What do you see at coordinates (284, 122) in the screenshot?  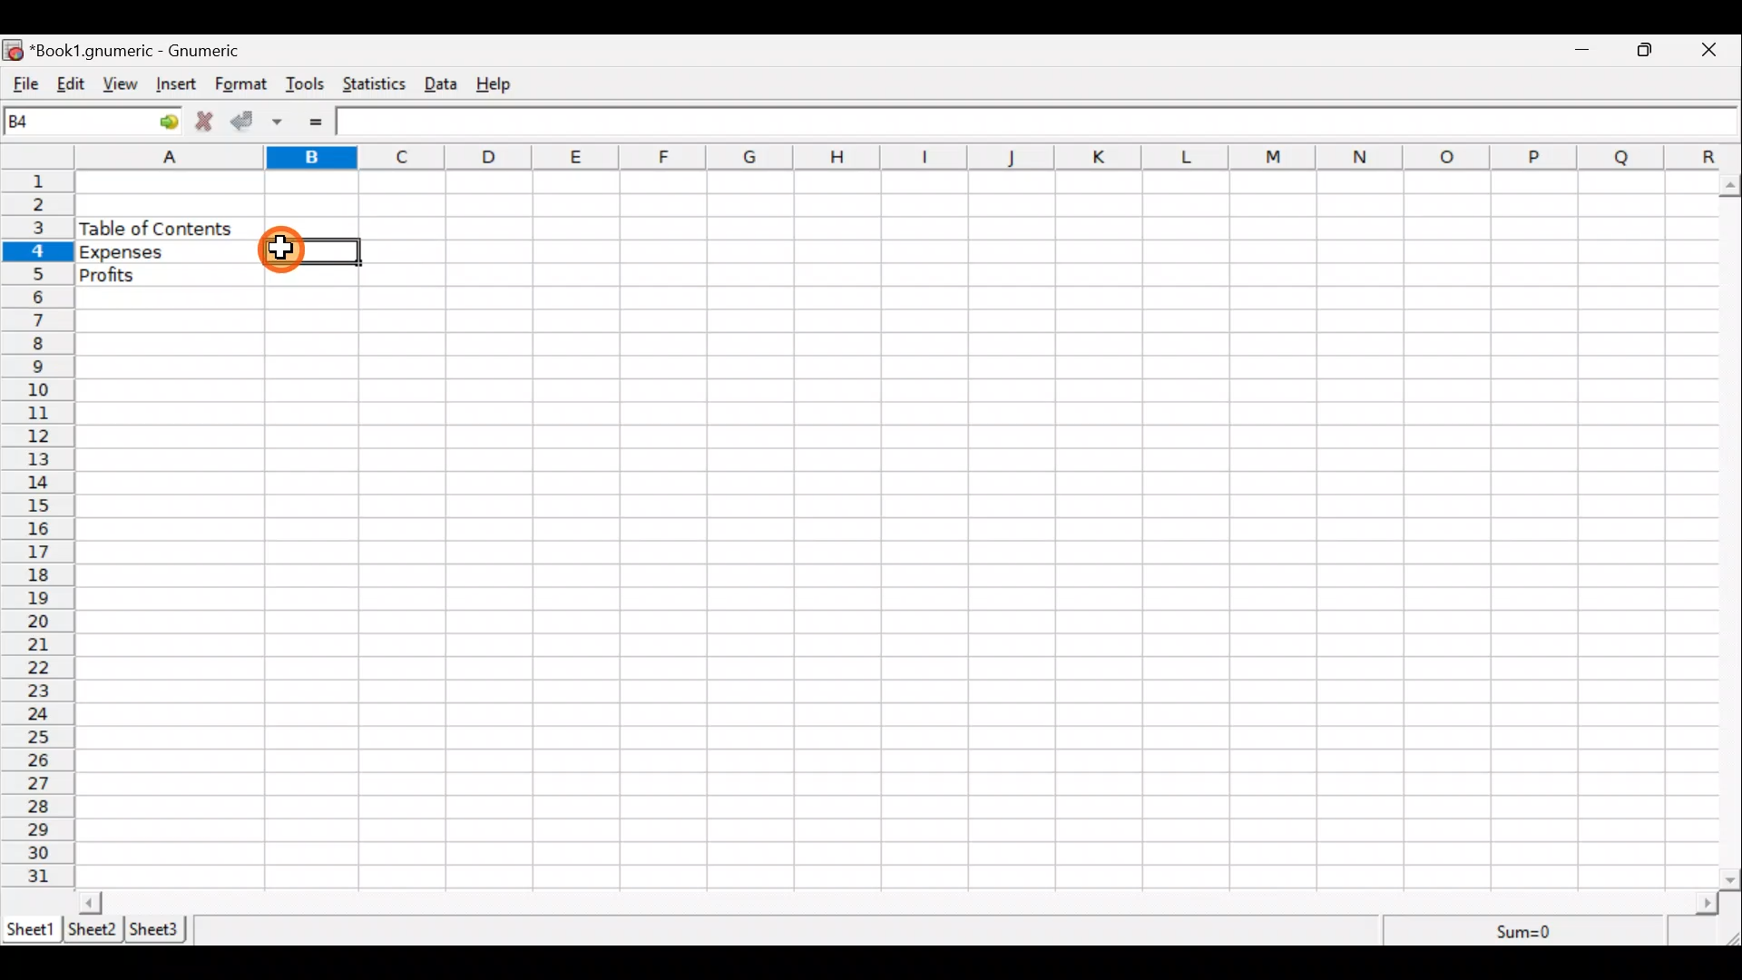 I see `Accept change in multiple cells` at bounding box center [284, 122].